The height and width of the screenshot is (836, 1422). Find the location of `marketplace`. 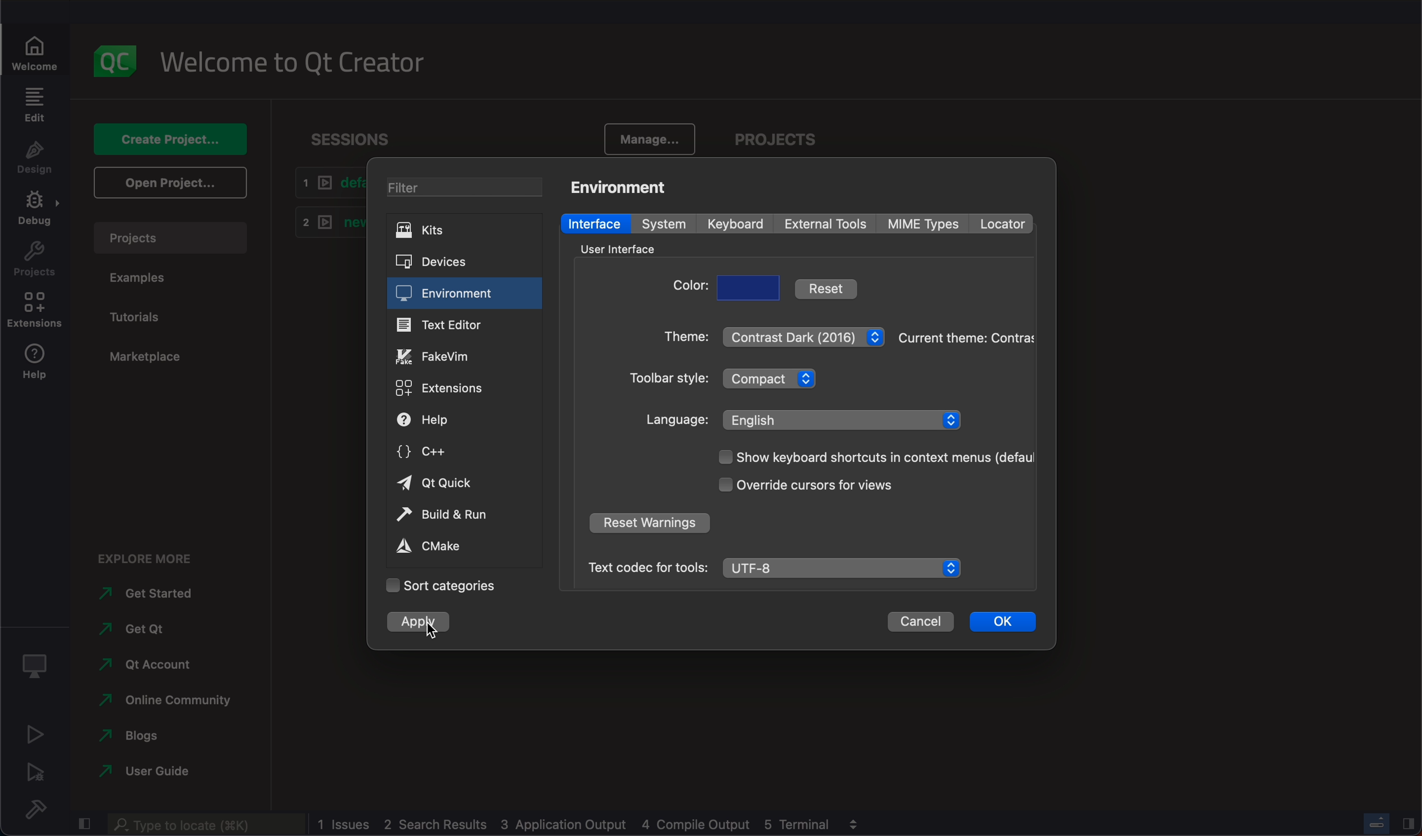

marketplace is located at coordinates (147, 362).